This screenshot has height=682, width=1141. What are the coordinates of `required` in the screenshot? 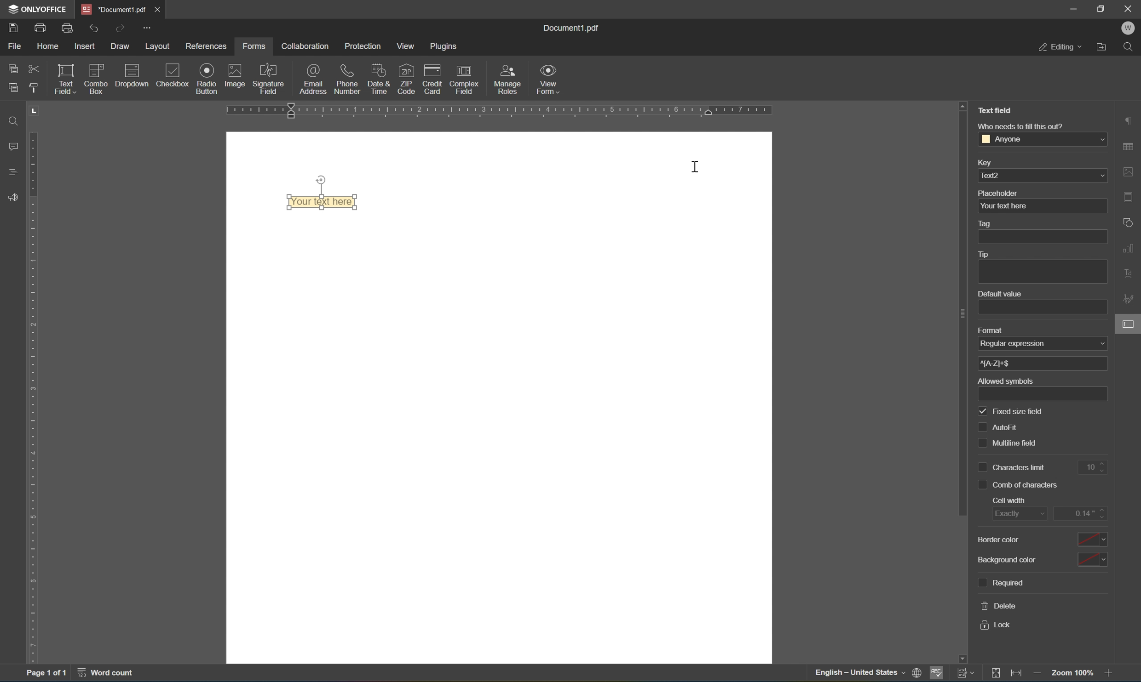 It's located at (1004, 584).